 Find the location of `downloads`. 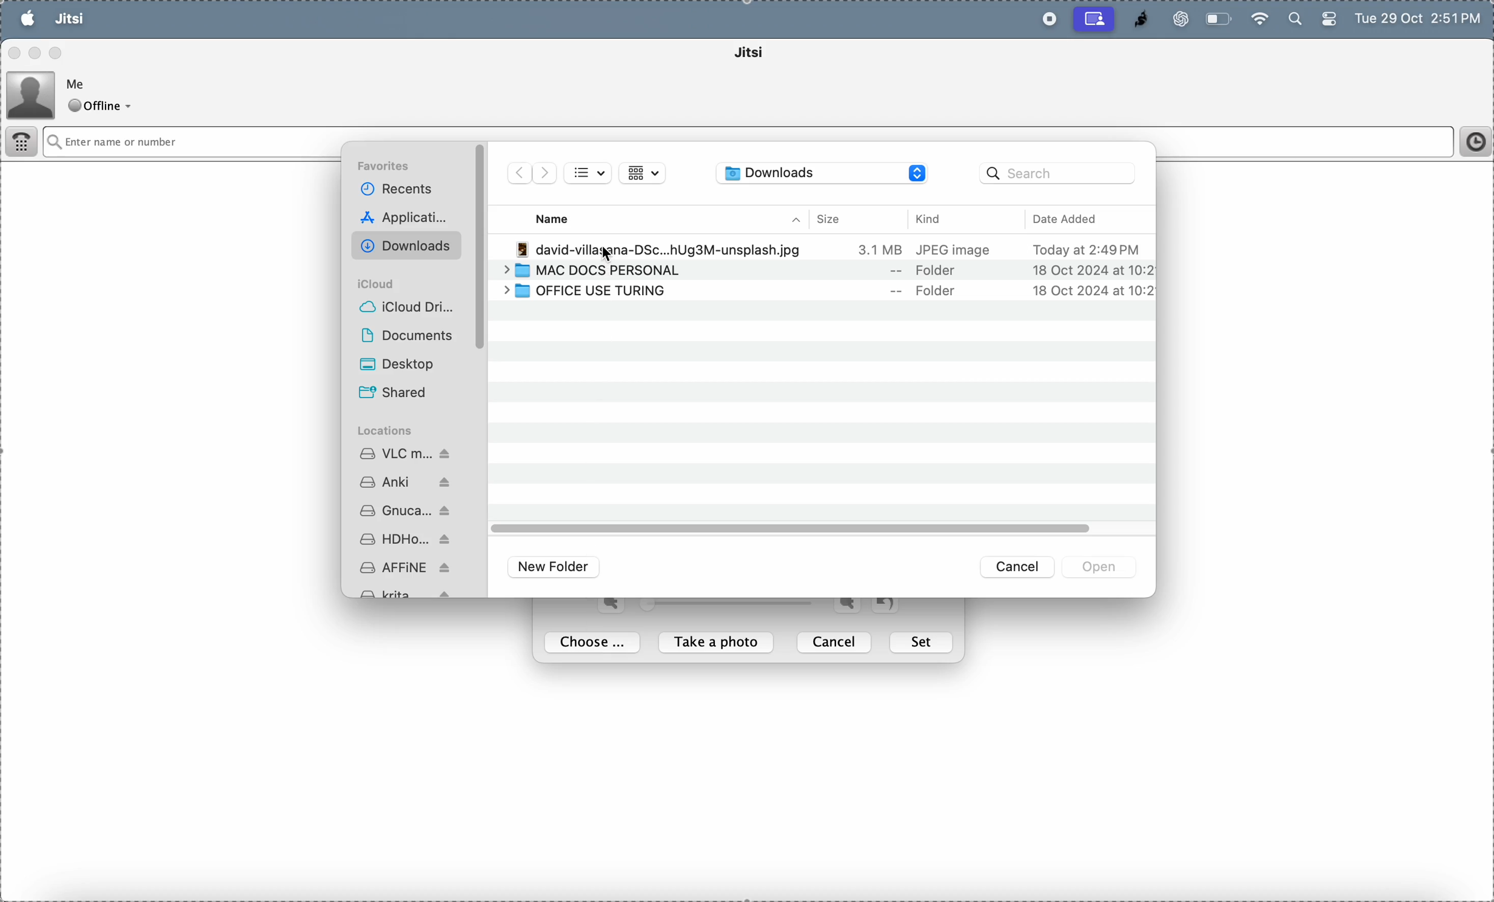

downloads is located at coordinates (409, 244).